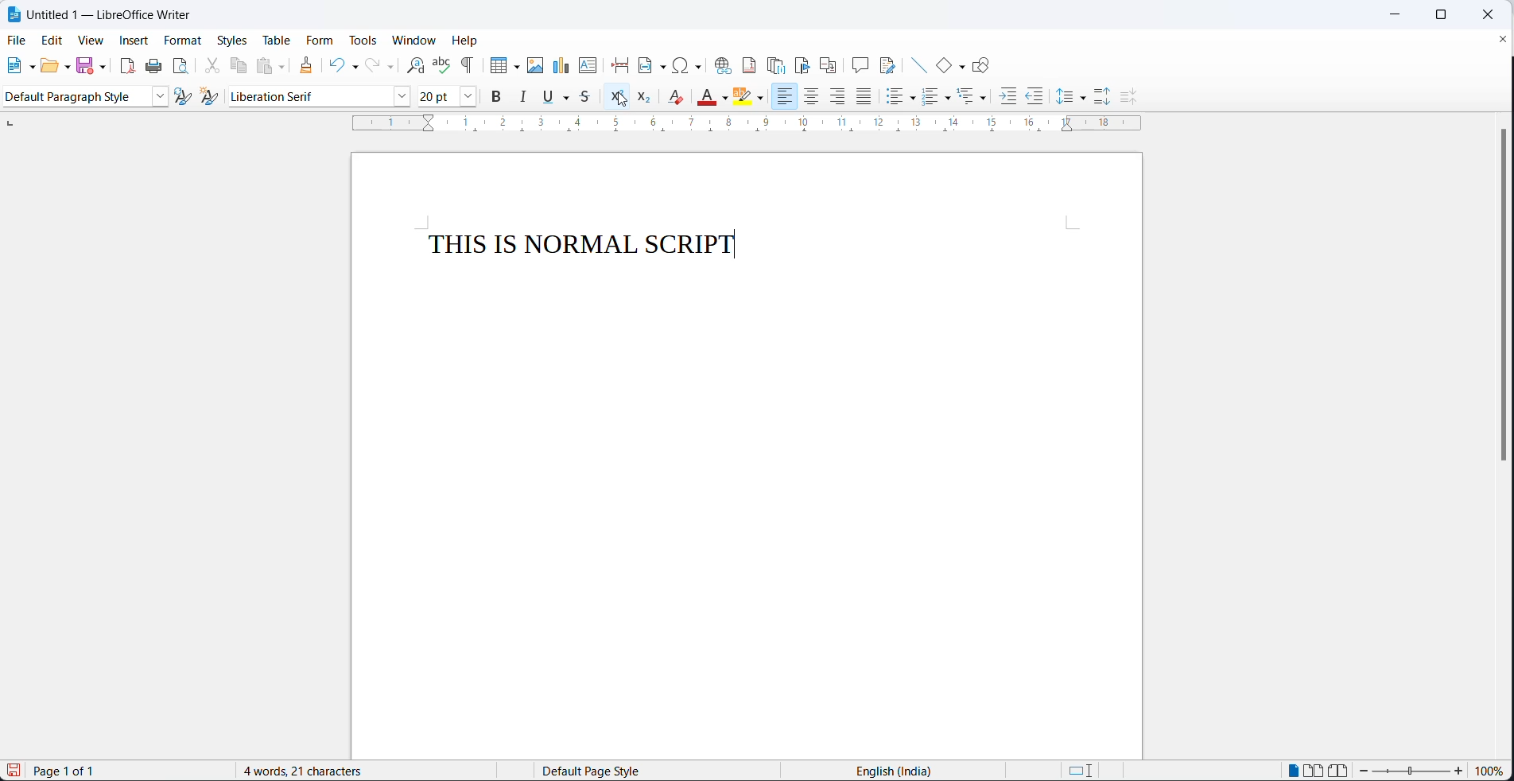 Image resolution: width=1514 pixels, height=781 pixels. Describe the element at coordinates (840, 97) in the screenshot. I see `text align right` at that location.